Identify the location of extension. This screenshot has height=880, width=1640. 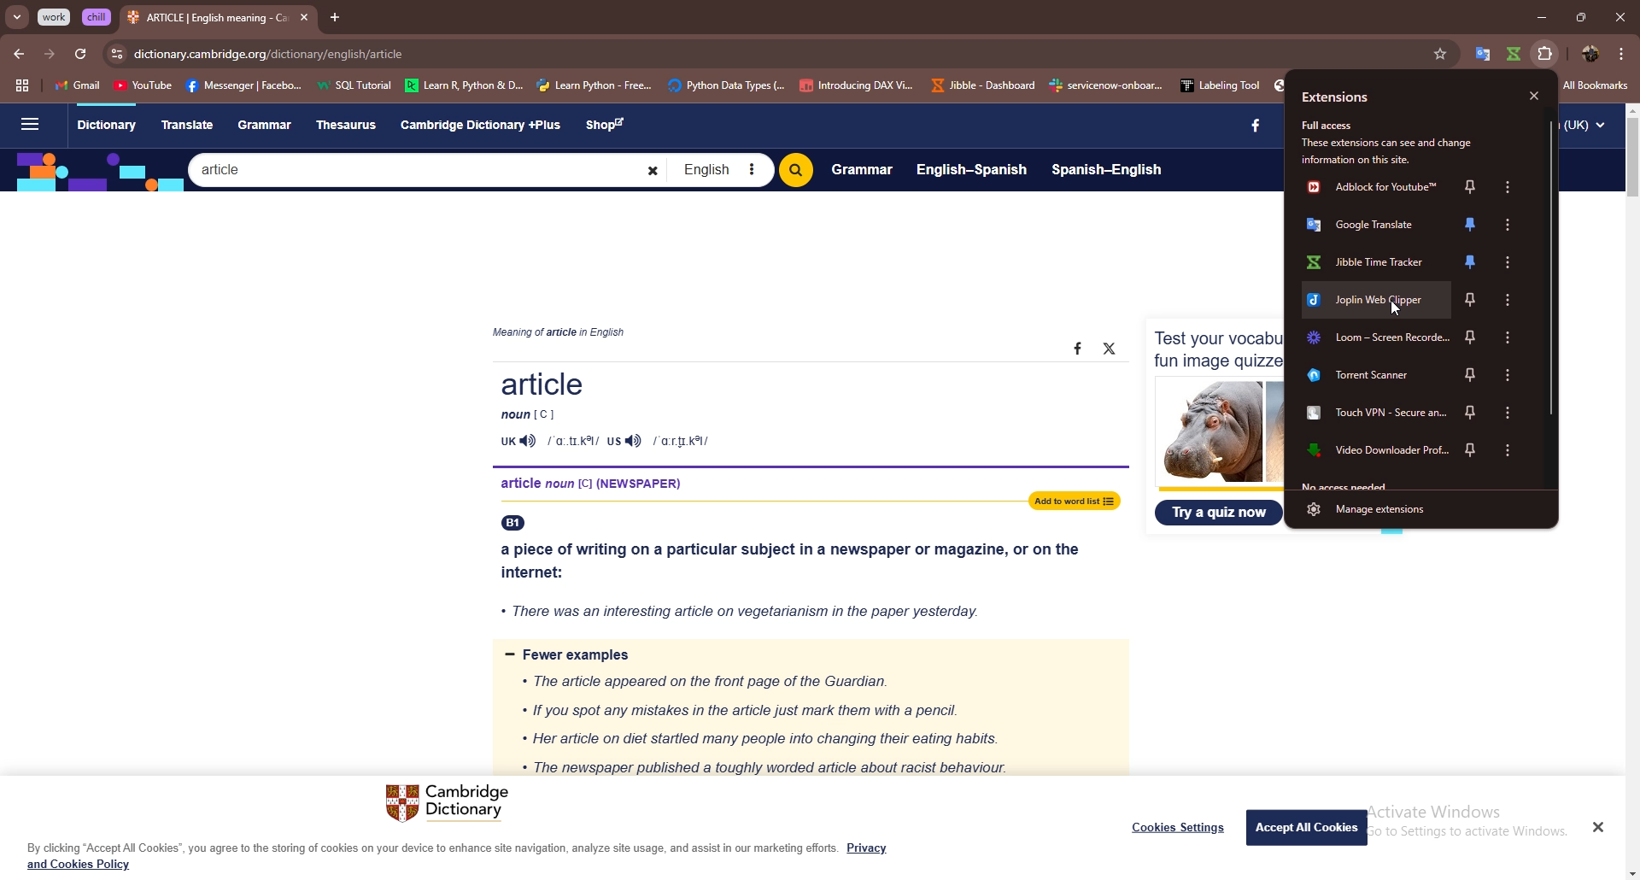
(1374, 299).